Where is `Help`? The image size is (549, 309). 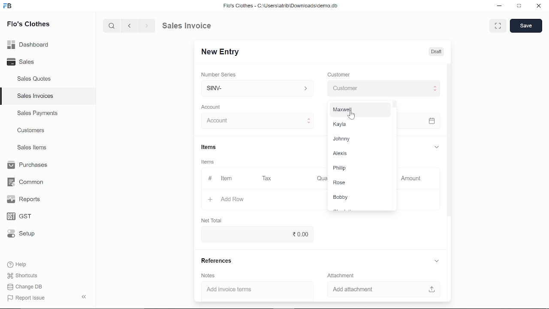 Help is located at coordinates (23, 264).